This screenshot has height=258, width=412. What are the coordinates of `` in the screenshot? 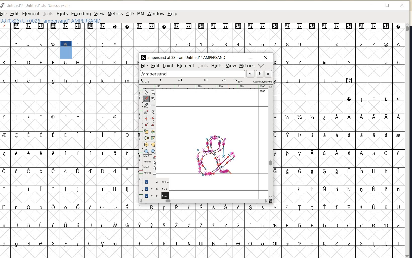 It's located at (154, 151).